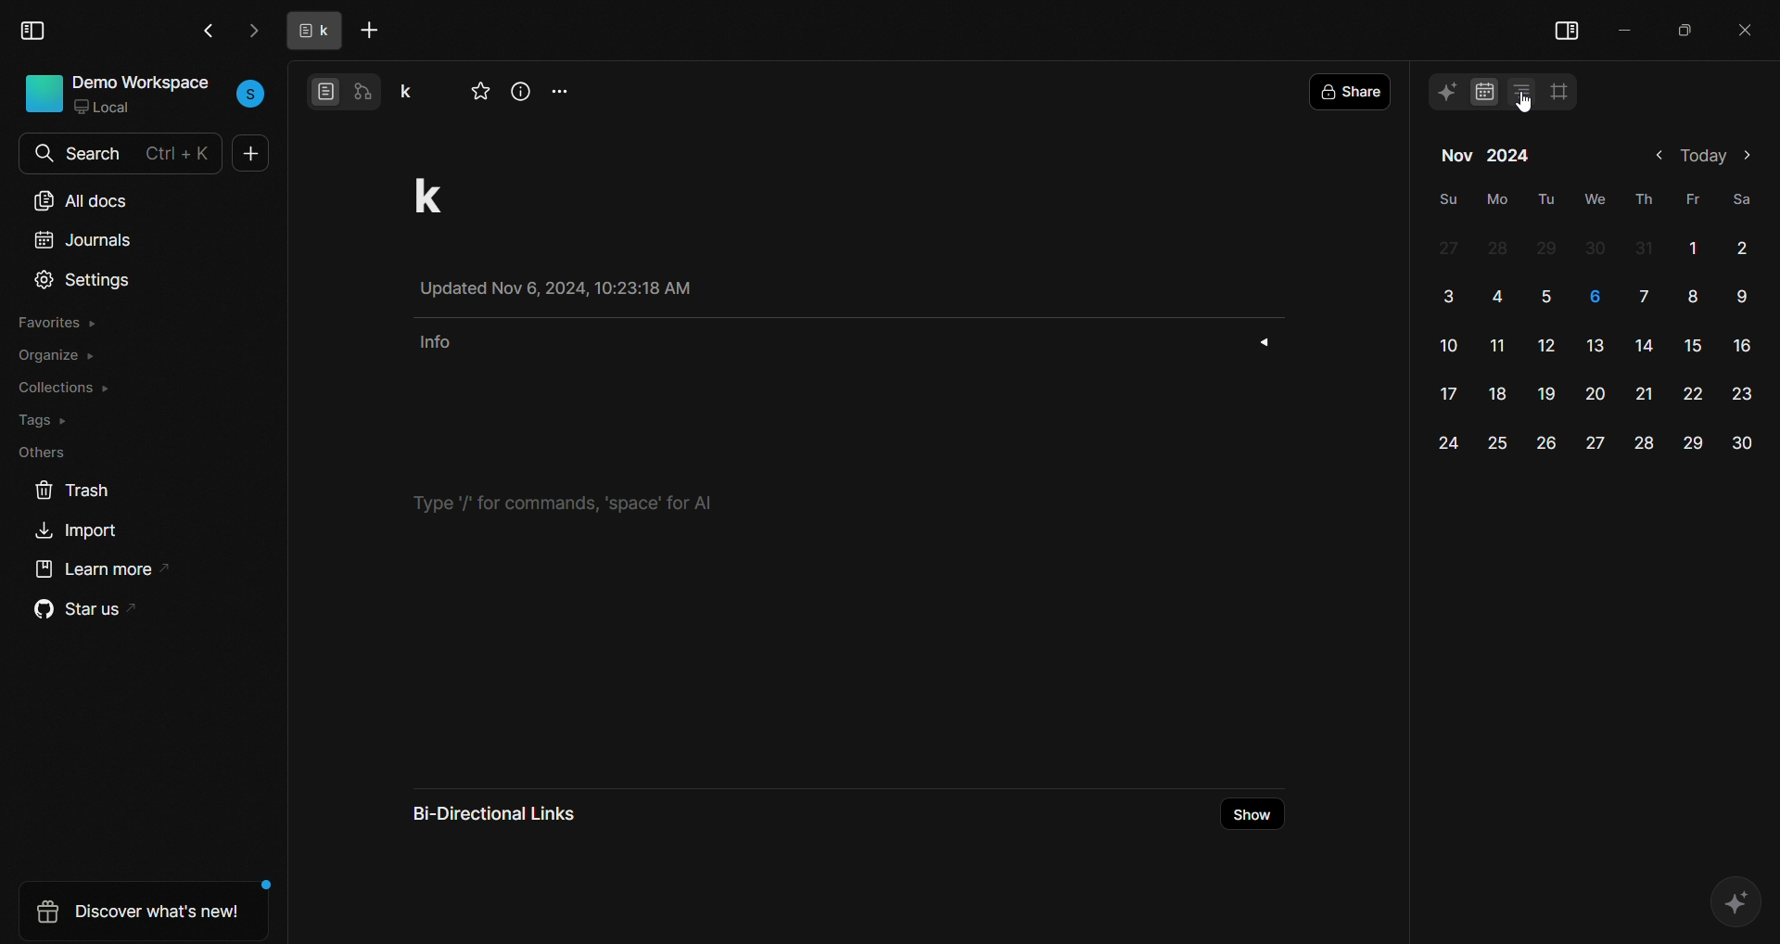 This screenshot has width=1780, height=944. I want to click on star us, so click(78, 612).